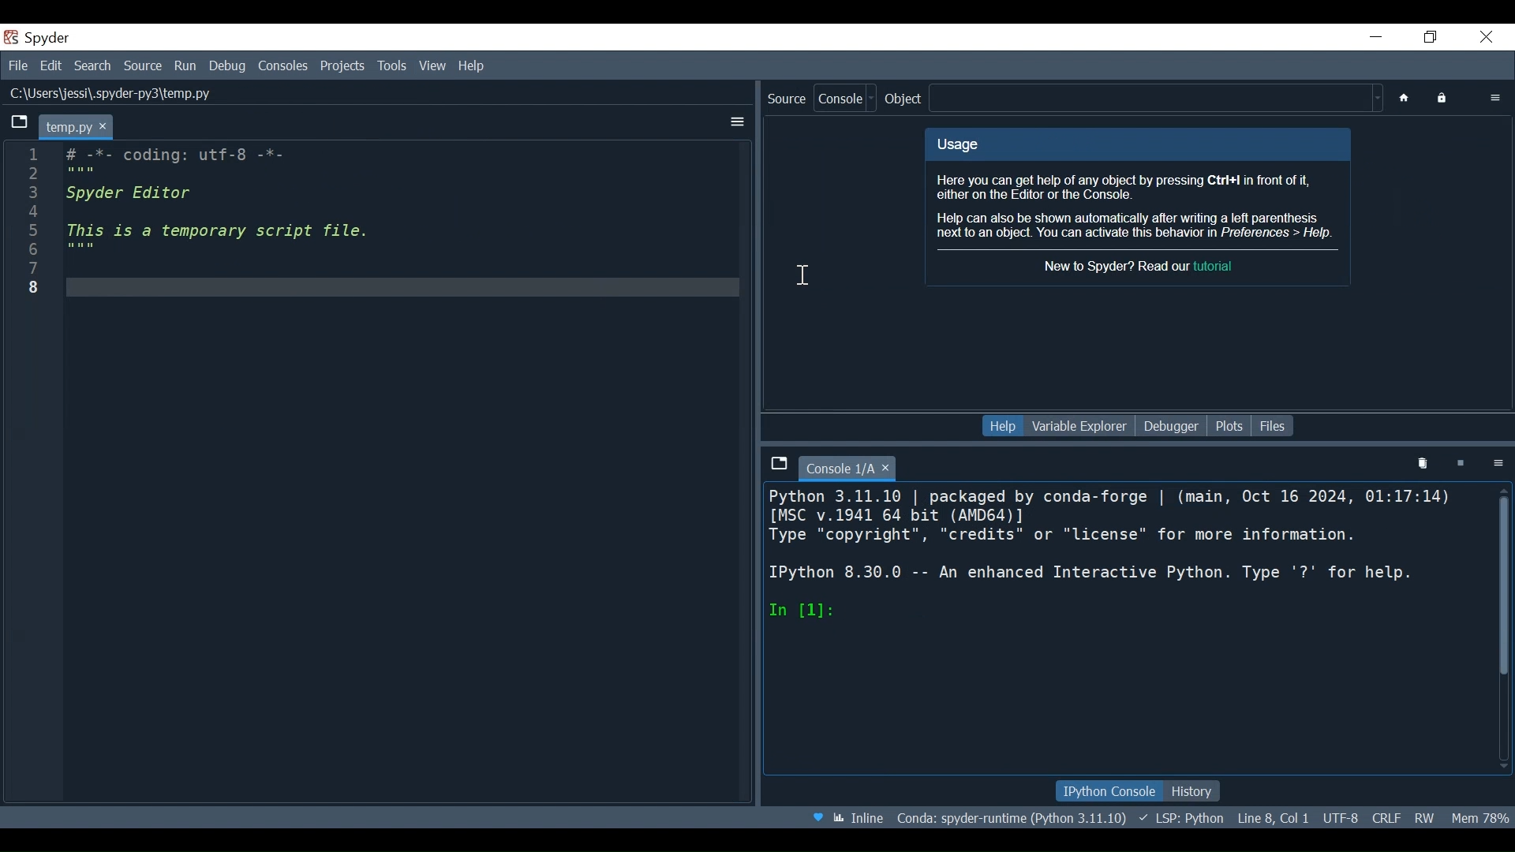  What do you see at coordinates (1196, 791) in the screenshot?
I see `History` at bounding box center [1196, 791].